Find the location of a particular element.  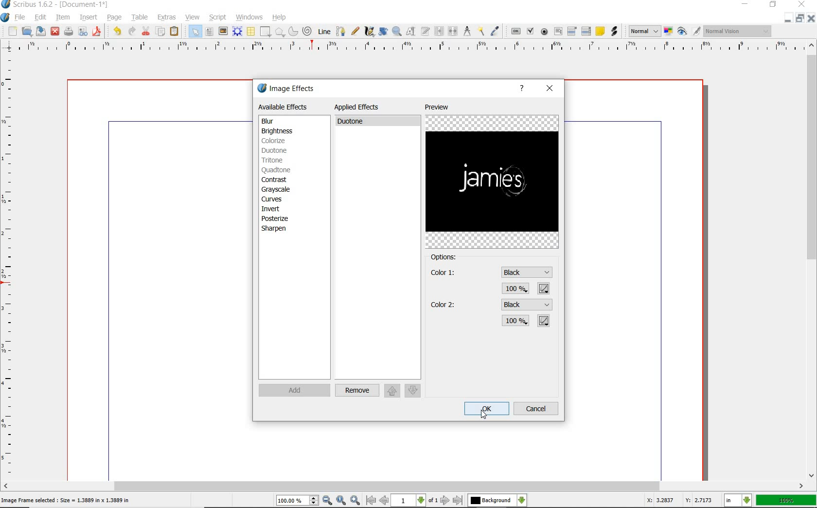

pdf push button is located at coordinates (516, 32).